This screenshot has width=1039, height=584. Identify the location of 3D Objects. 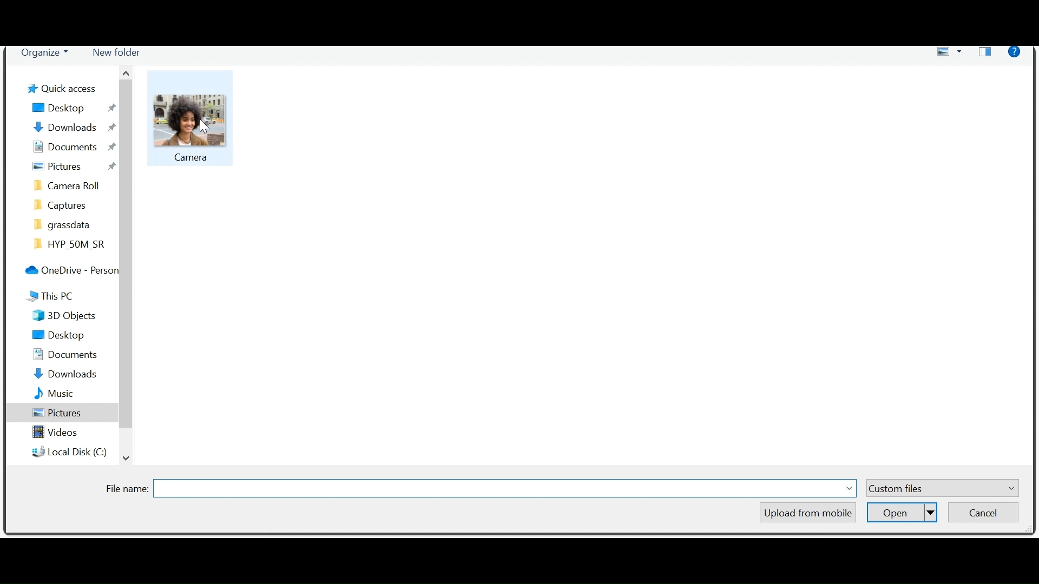
(67, 316).